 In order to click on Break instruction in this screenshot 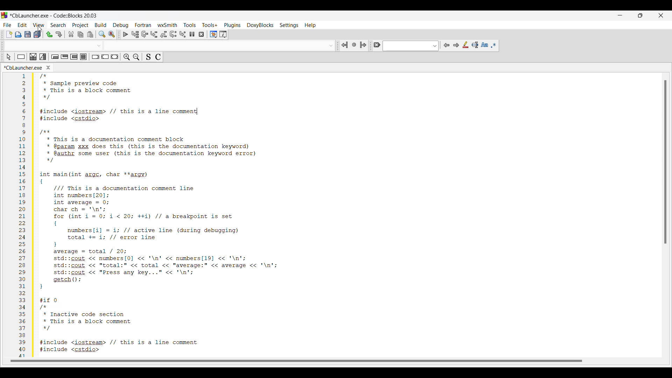, I will do `click(96, 57)`.